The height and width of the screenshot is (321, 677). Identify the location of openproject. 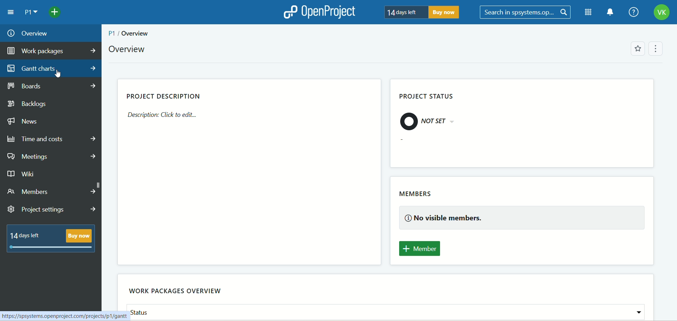
(319, 12).